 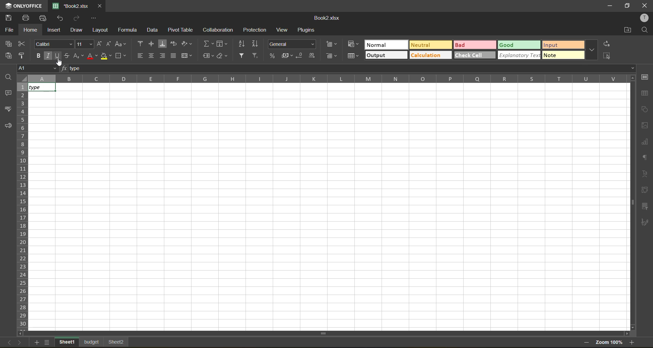 I want to click on wrap text, so click(x=175, y=45).